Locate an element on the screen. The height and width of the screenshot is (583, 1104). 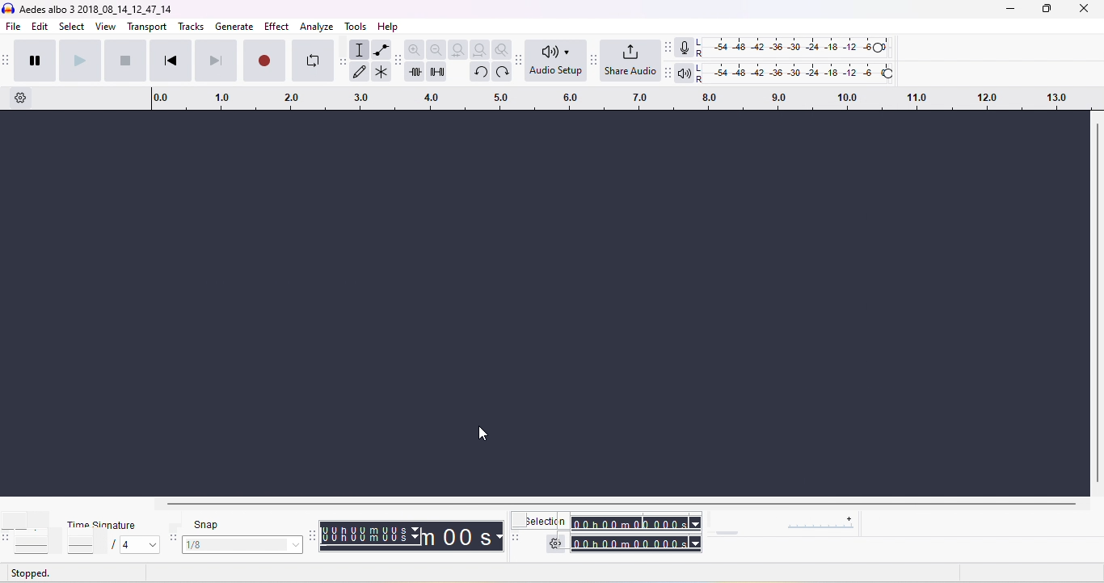
help is located at coordinates (388, 26).